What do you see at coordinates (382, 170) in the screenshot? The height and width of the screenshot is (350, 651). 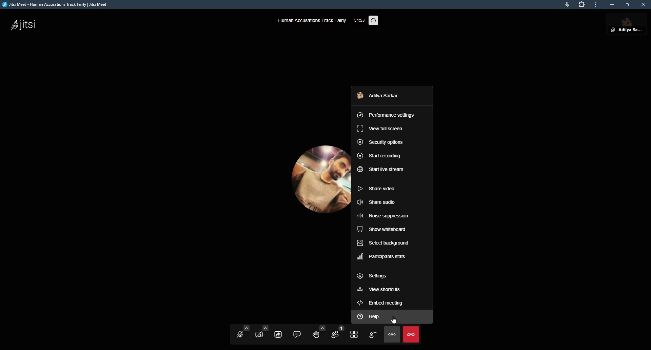 I see `start live stream` at bounding box center [382, 170].